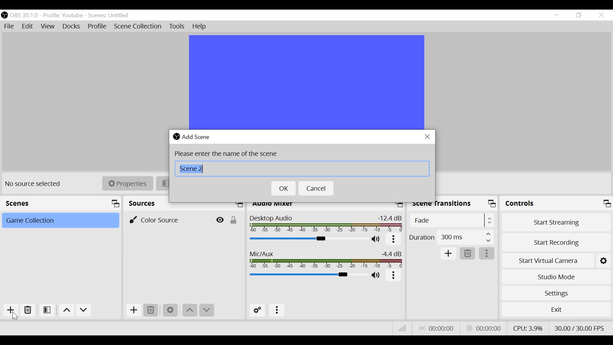  Describe the element at coordinates (97, 27) in the screenshot. I see `Profile` at that location.